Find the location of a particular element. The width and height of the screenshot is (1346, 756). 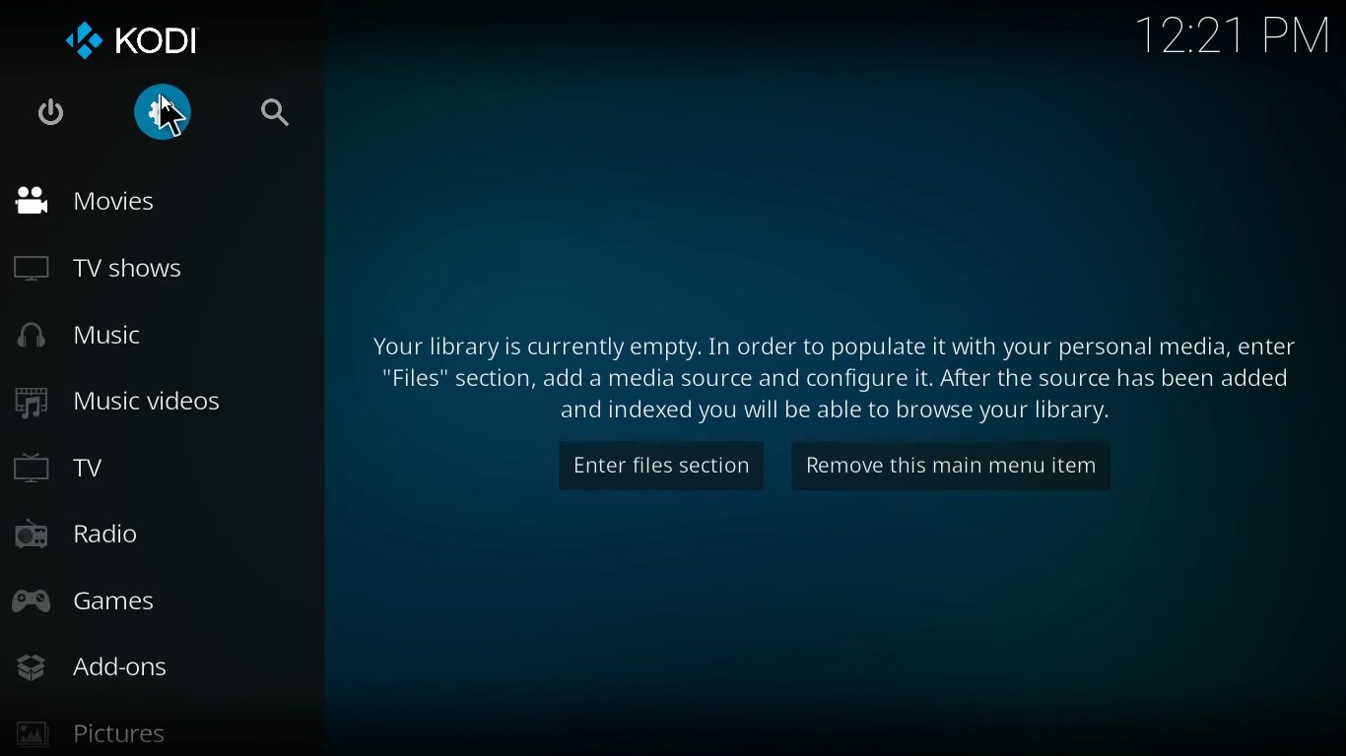

enter files is located at coordinates (660, 465).